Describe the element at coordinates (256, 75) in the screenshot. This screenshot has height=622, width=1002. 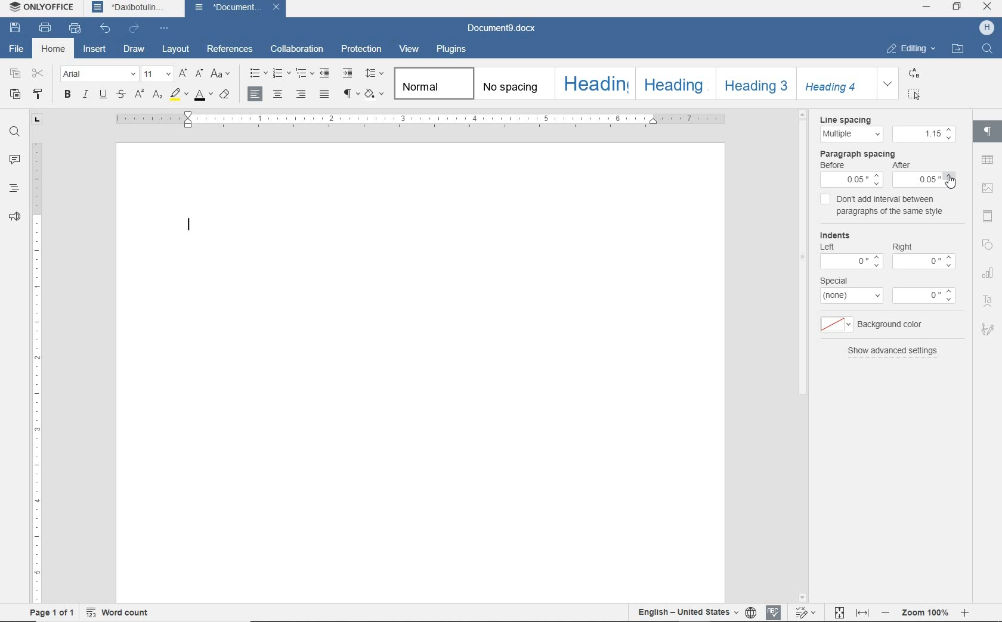
I see `bullets` at that location.